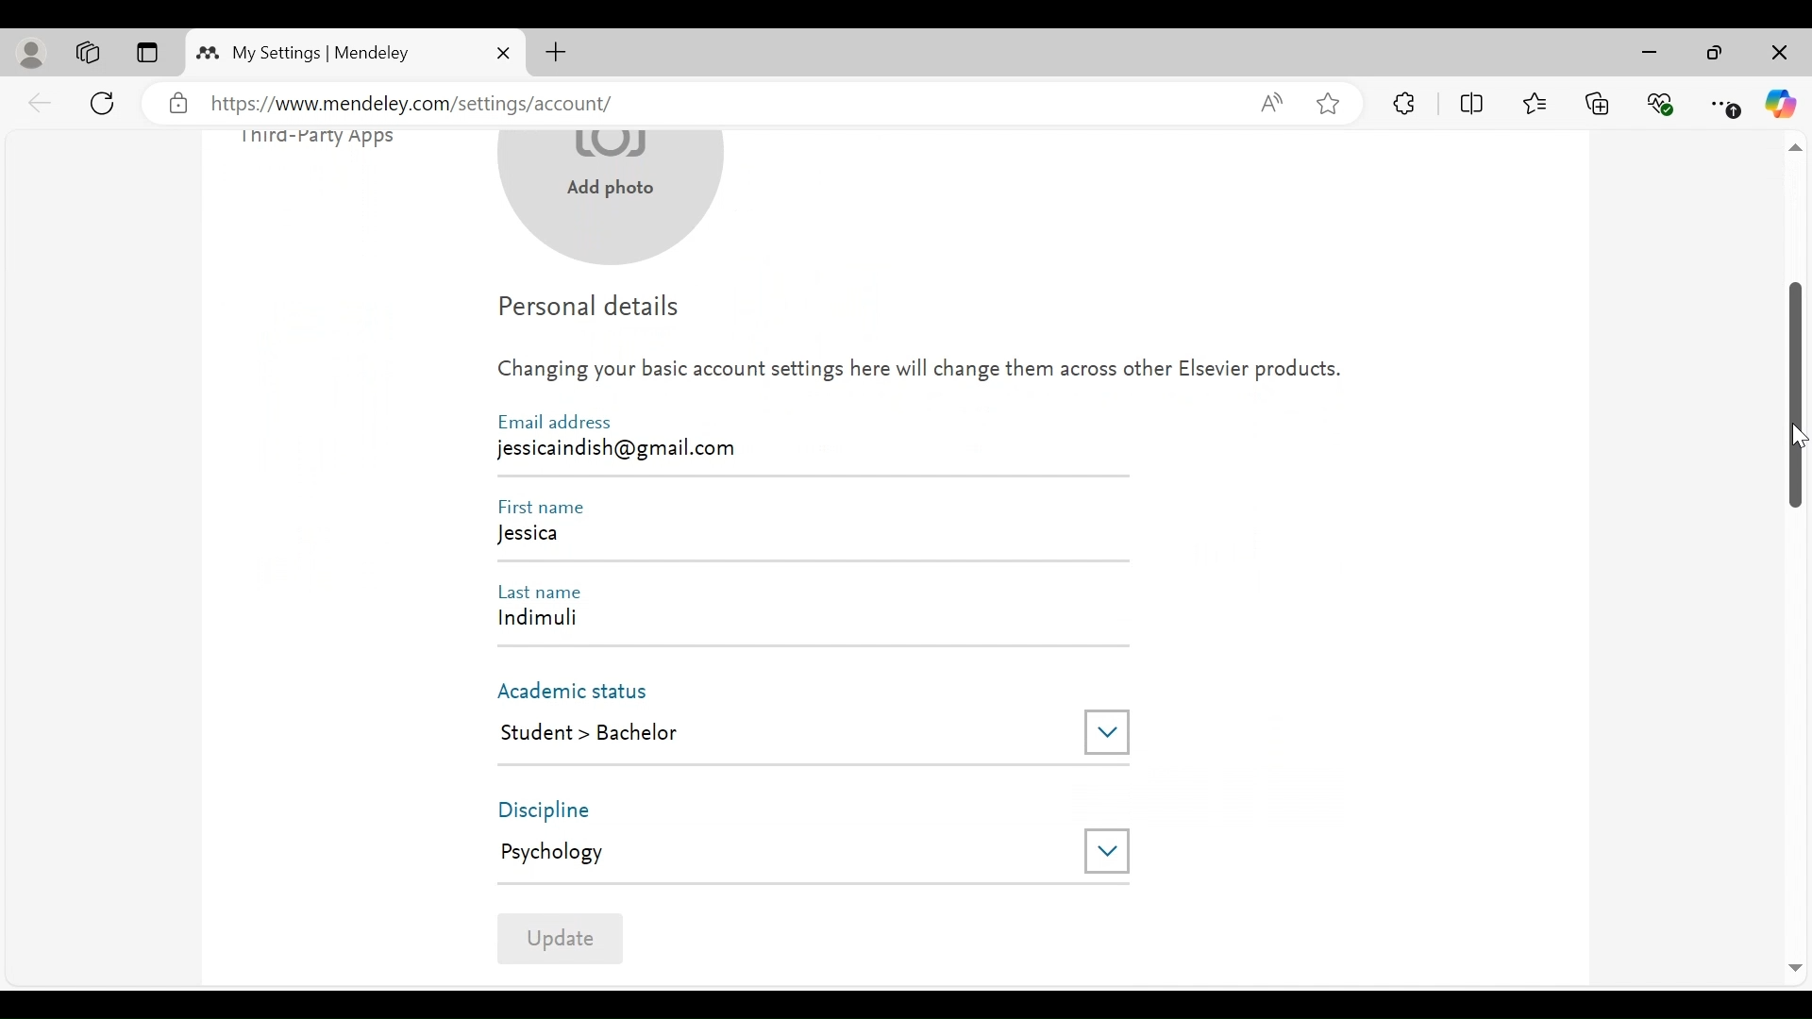 This screenshot has width=1812, height=1019. I want to click on Vertical Scroll bar, so click(1796, 393).